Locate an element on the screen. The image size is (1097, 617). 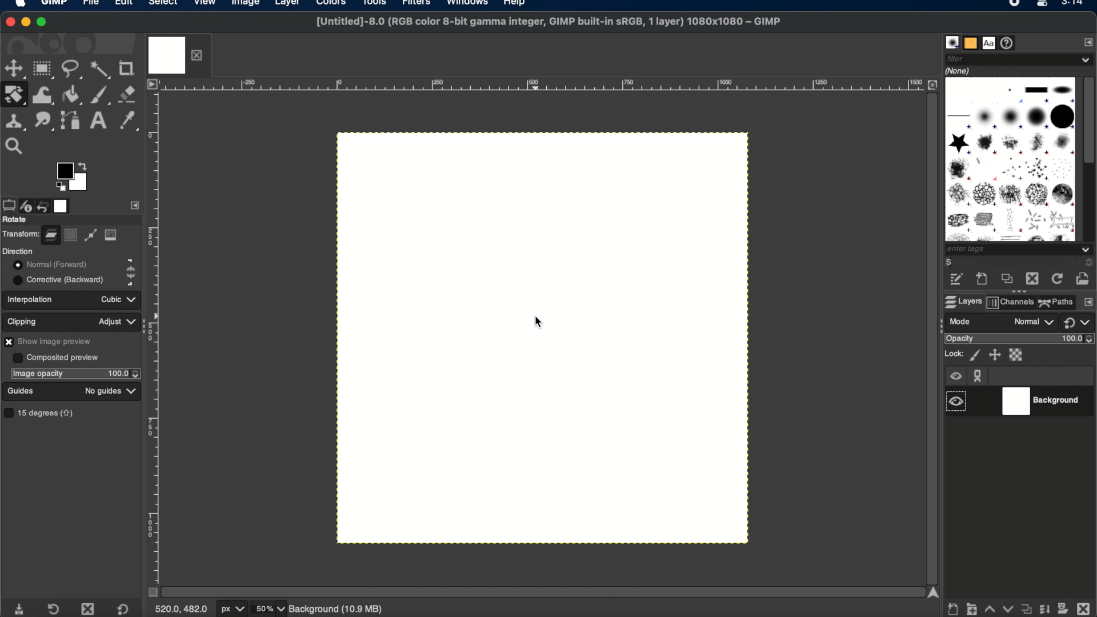
warp transform is located at coordinates (42, 94).